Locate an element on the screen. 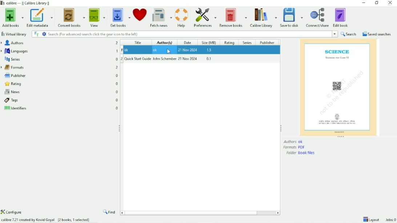  Quick Start Guide is located at coordinates (200, 59).